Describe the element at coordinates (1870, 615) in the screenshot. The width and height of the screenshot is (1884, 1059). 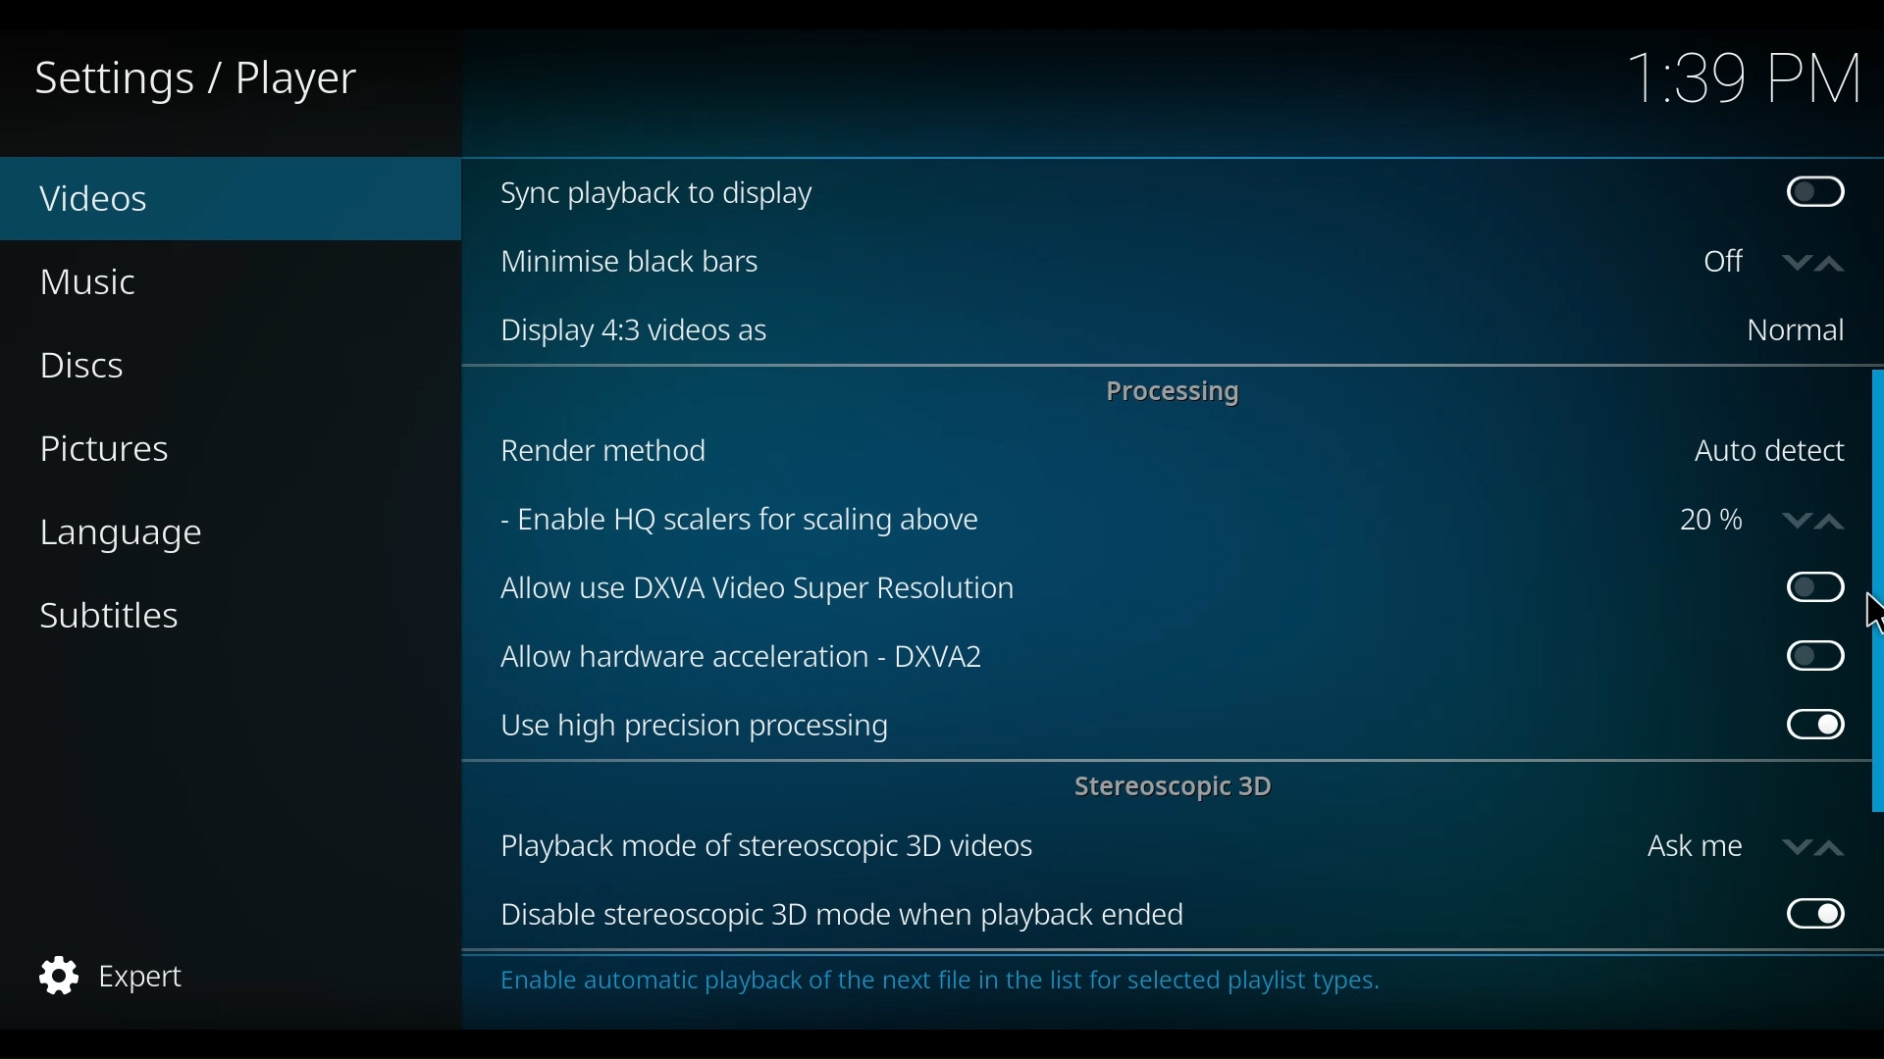
I see `Cursor` at that location.